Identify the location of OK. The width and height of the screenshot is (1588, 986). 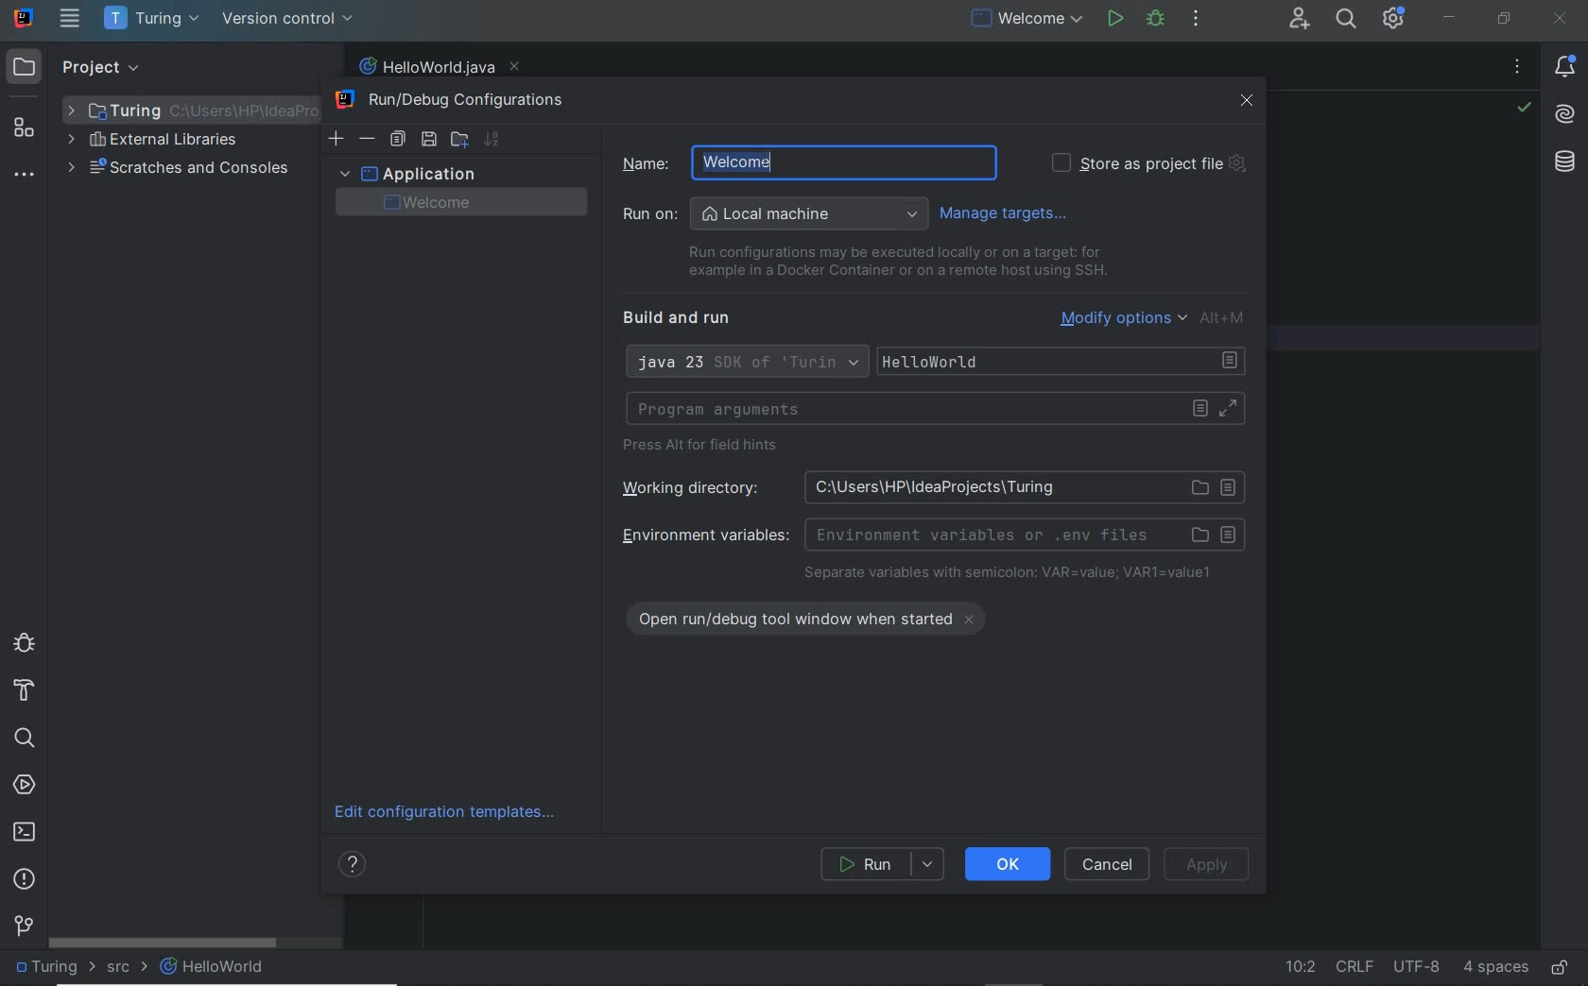
(1008, 863).